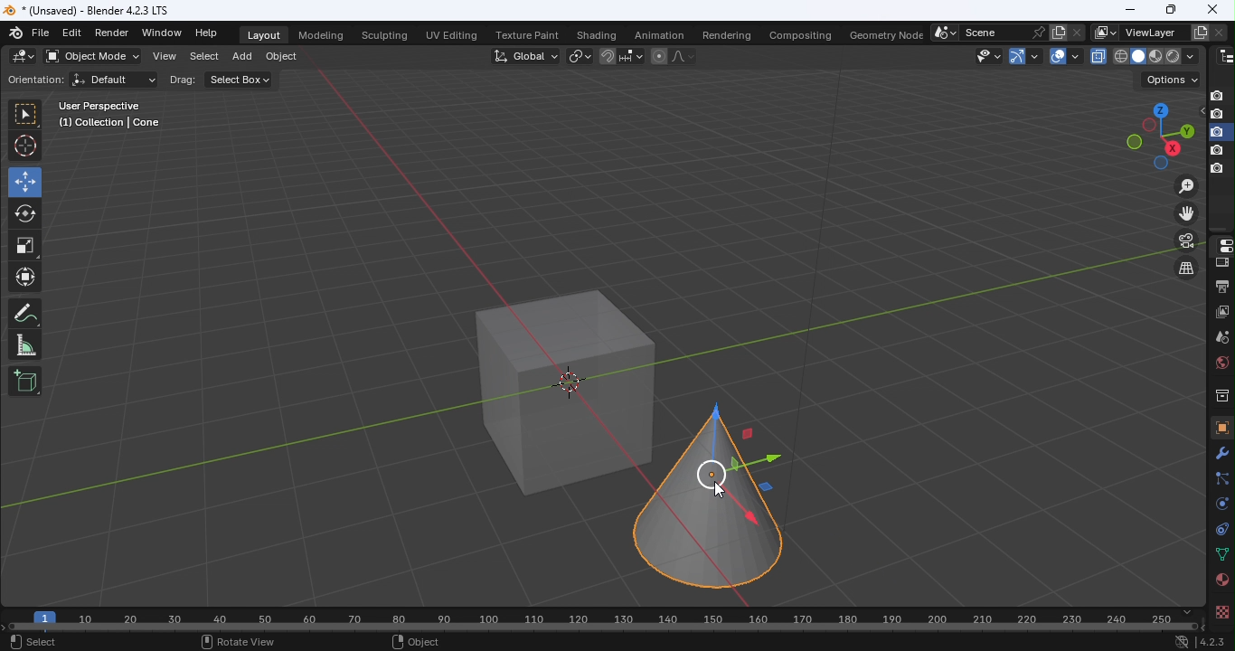 This screenshot has width=1235, height=651. I want to click on Disable in renders , so click(1217, 95).